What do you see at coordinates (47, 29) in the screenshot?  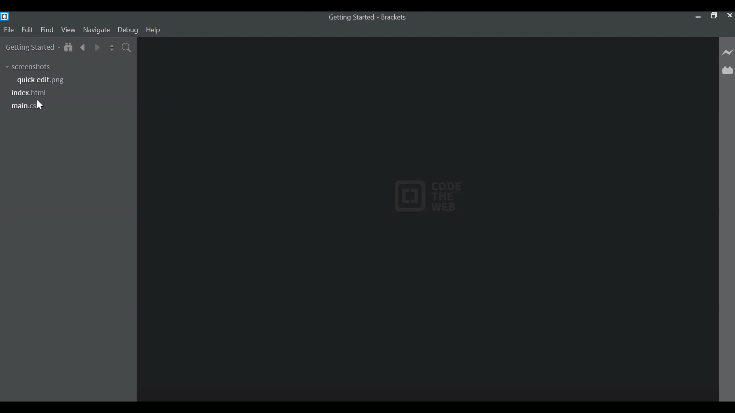 I see `Find` at bounding box center [47, 29].